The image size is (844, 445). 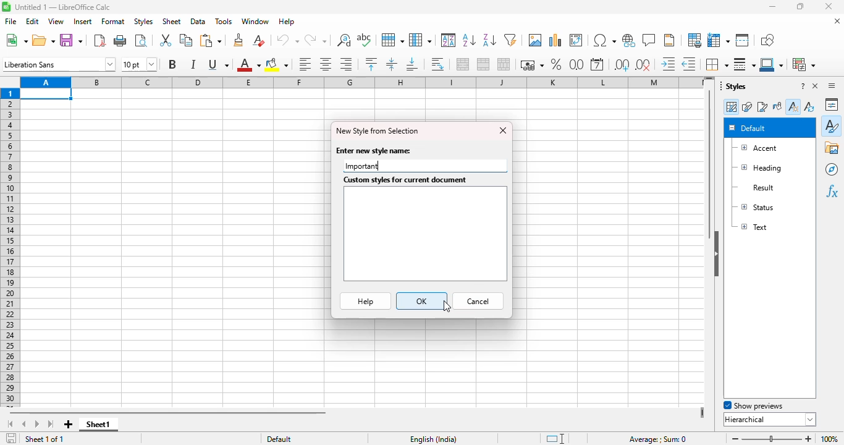 I want to click on italic, so click(x=192, y=64).